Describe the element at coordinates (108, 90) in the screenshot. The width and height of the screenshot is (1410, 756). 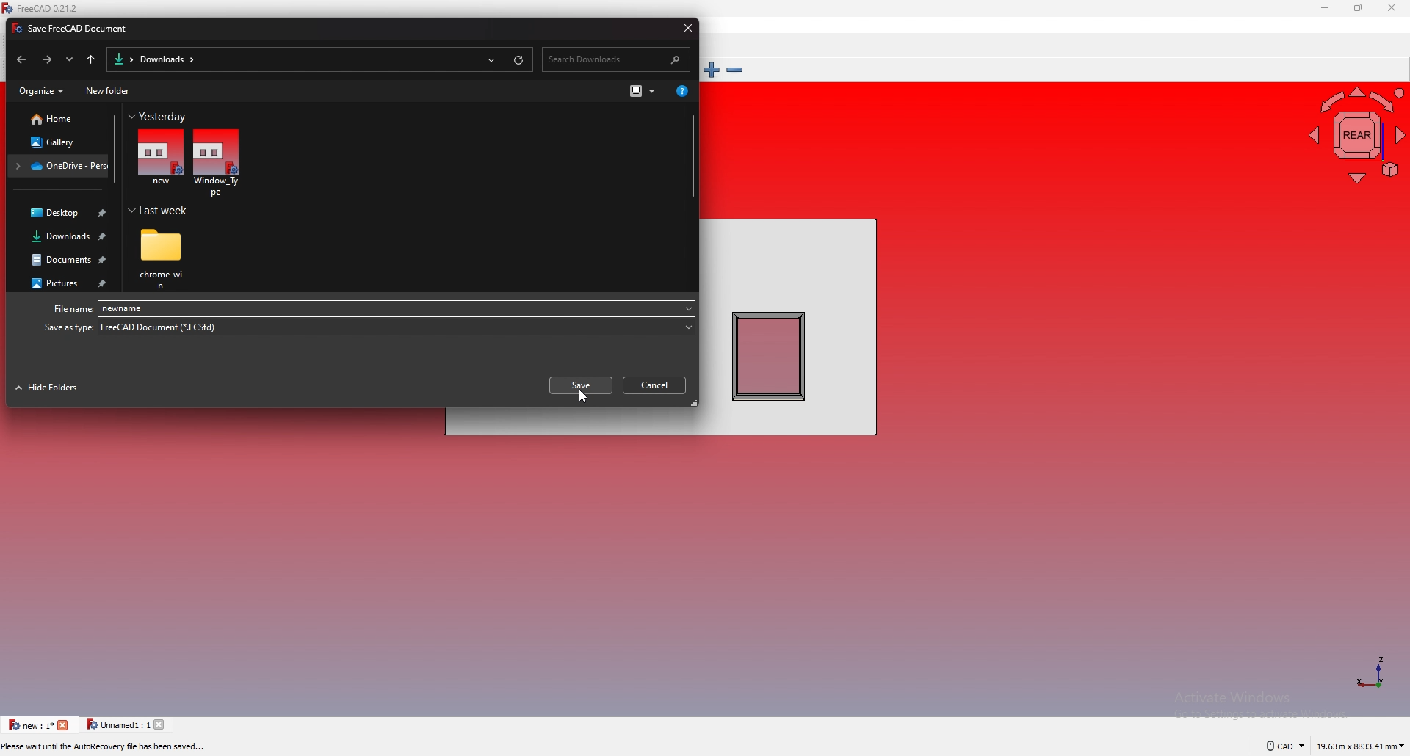
I see `new folder` at that location.